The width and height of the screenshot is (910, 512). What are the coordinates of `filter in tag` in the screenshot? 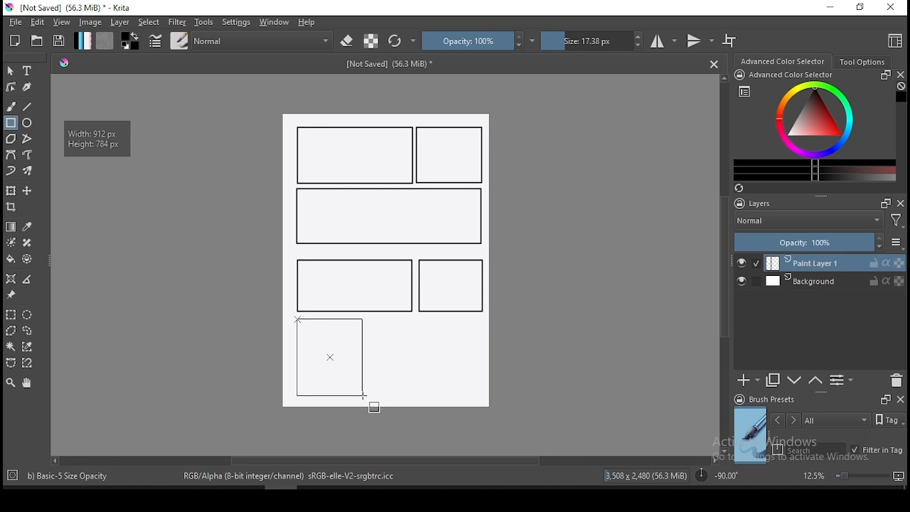 It's located at (877, 451).